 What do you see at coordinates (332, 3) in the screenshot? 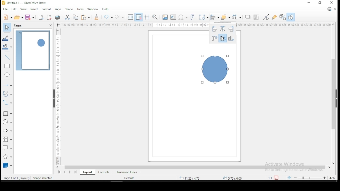
I see `close window` at bounding box center [332, 3].